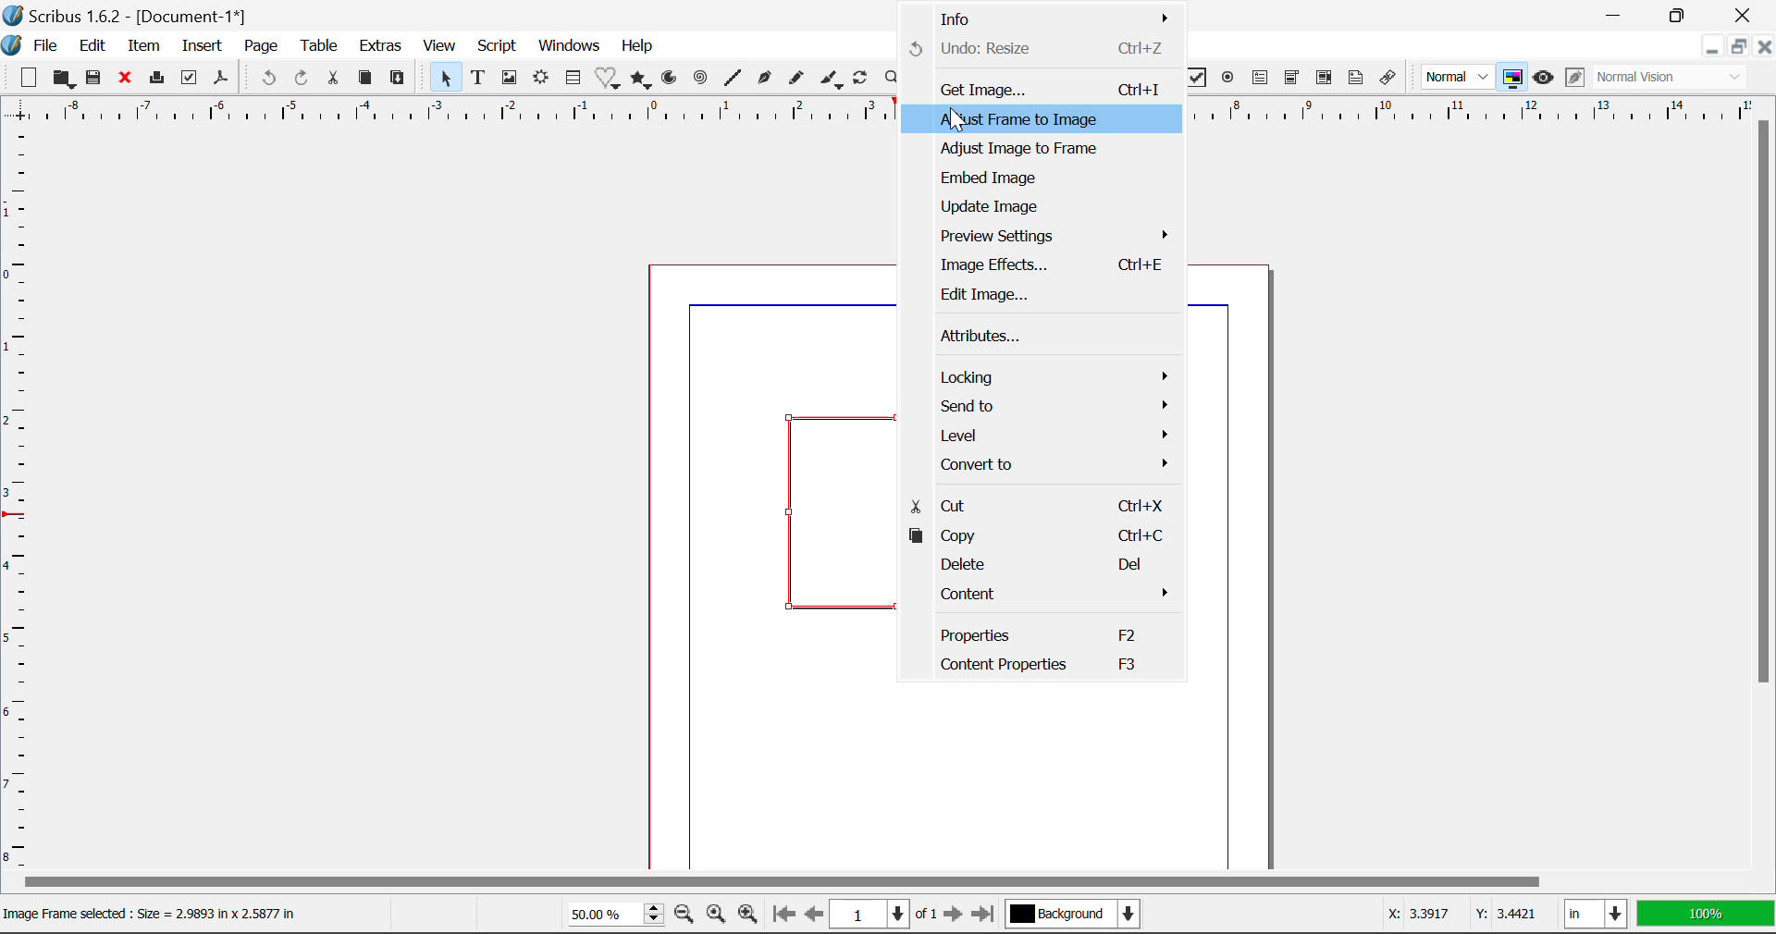  I want to click on Level, so click(1048, 435).